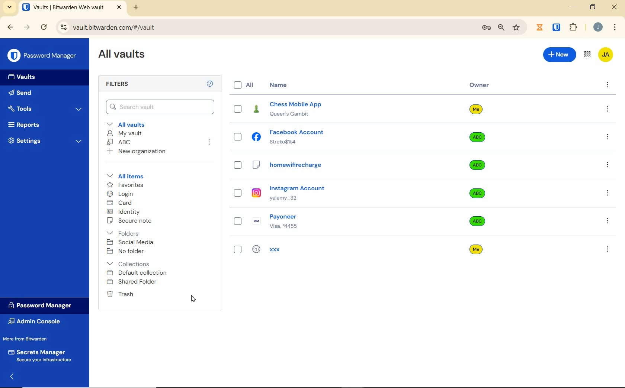  I want to click on manage passwords, so click(486, 29).